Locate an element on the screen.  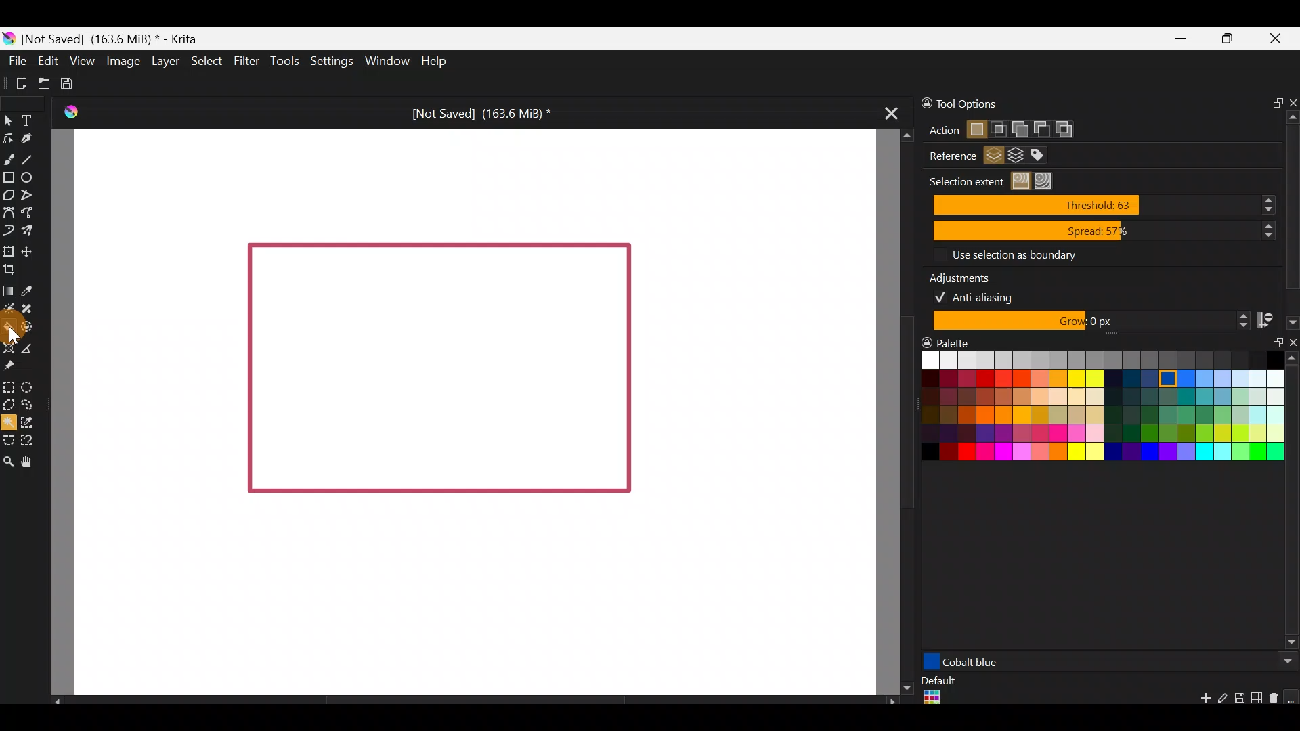
Fill a contiguous area of color with color/fill a selection is located at coordinates (9, 326).